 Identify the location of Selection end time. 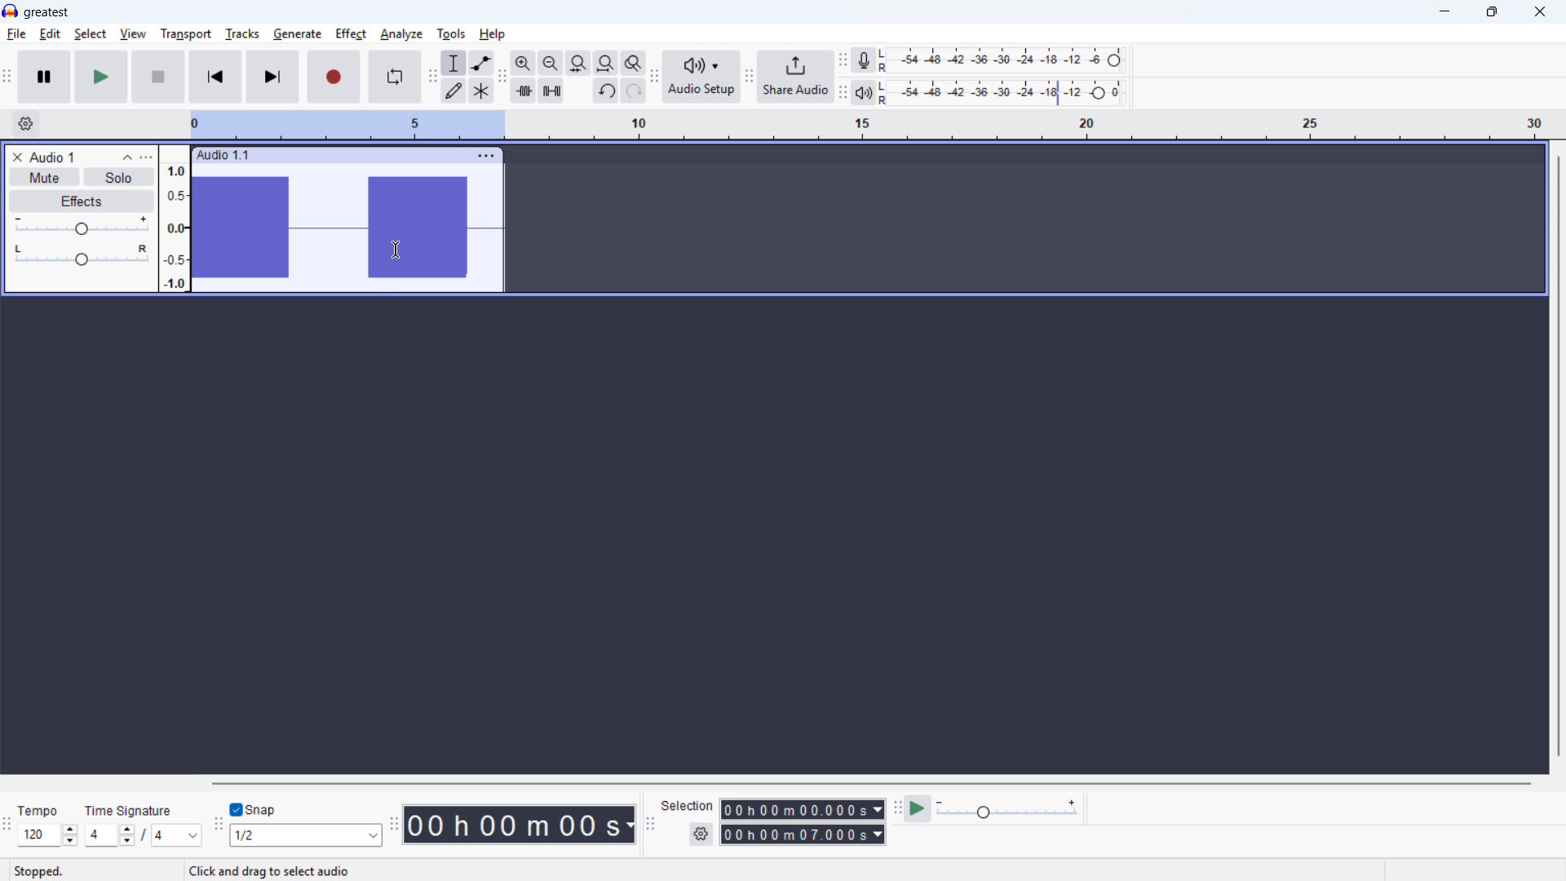
(803, 834).